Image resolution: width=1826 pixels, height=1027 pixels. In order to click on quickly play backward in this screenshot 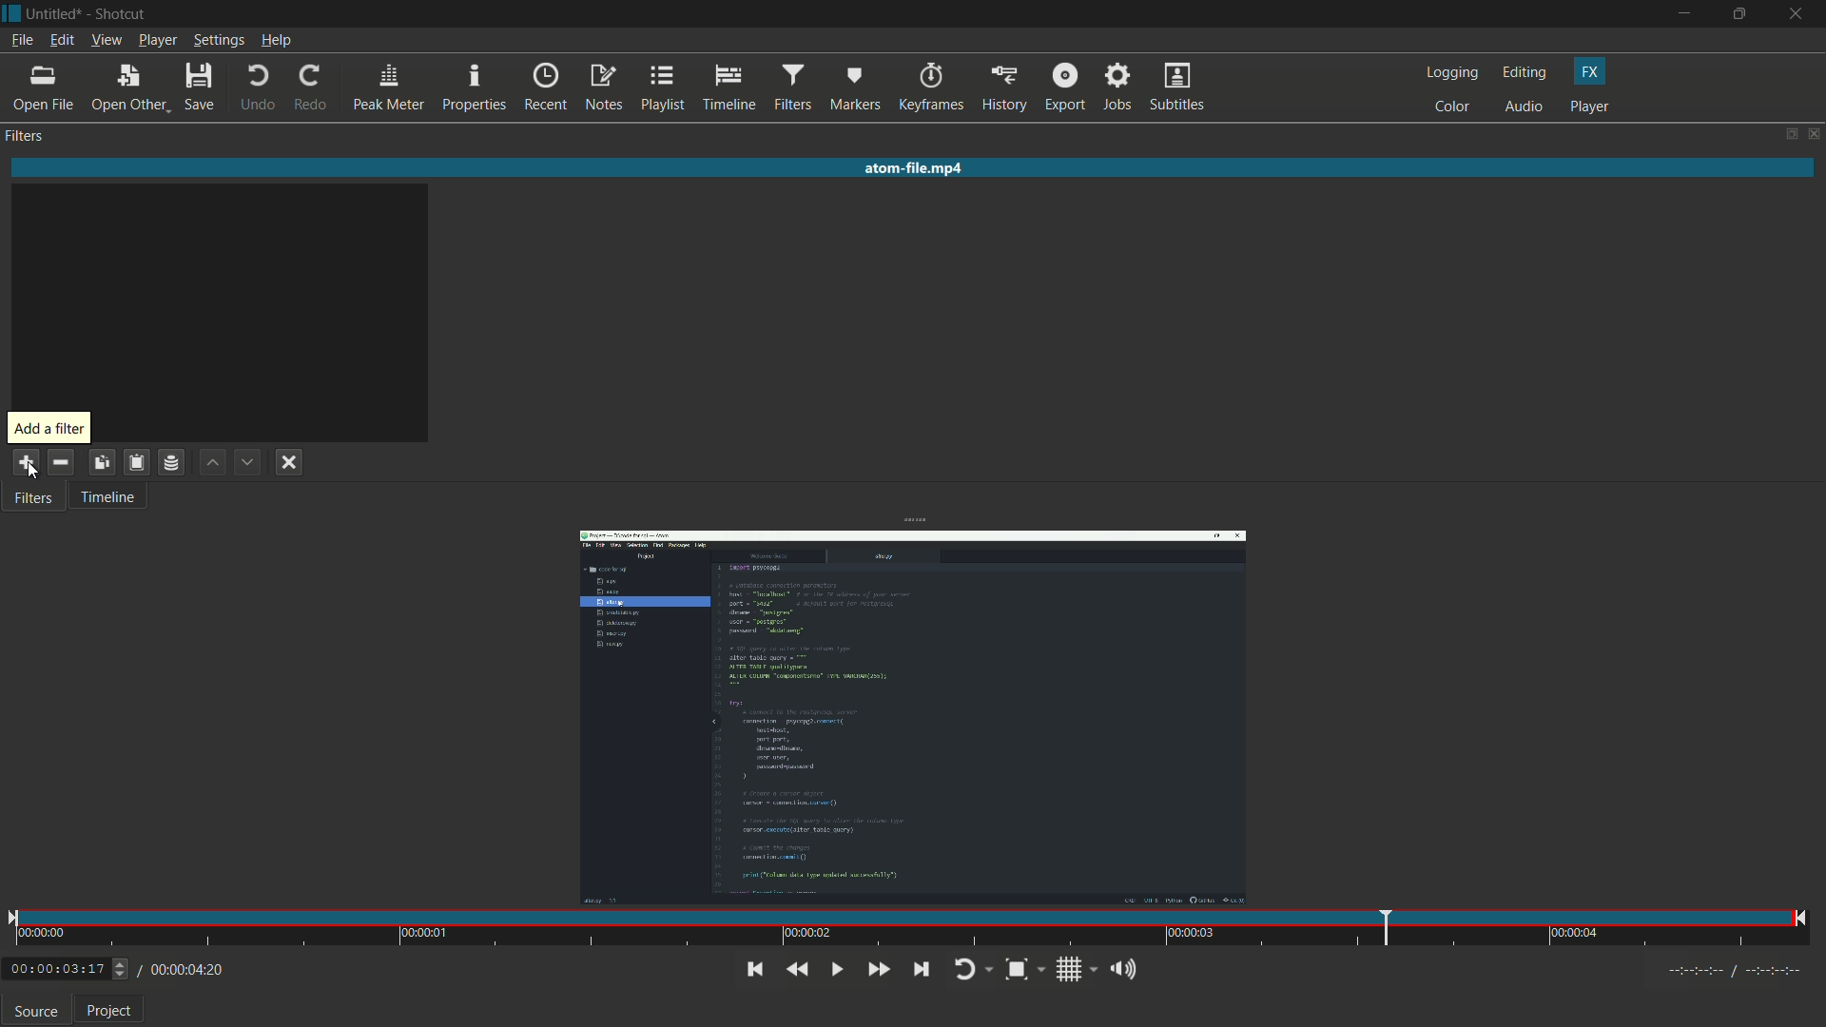, I will do `click(797, 970)`.